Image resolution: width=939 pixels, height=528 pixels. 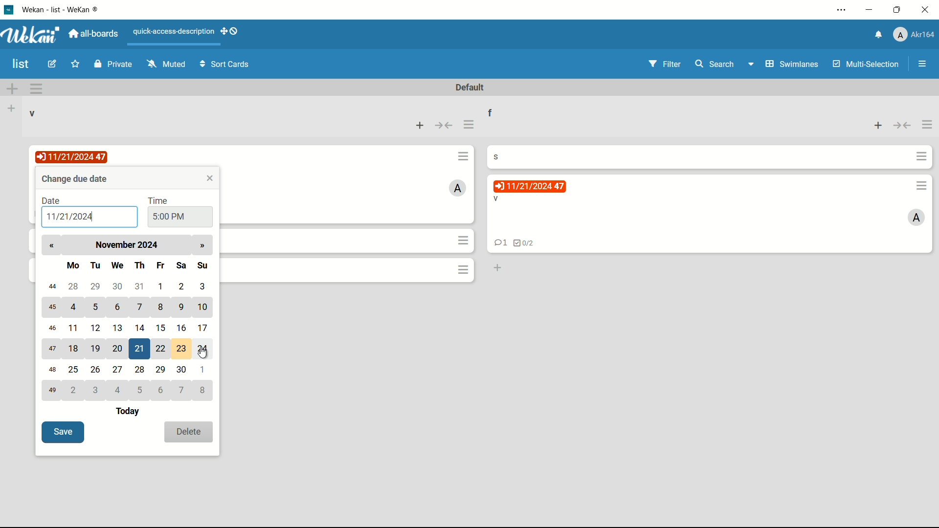 What do you see at coordinates (917, 218) in the screenshot?
I see `admin` at bounding box center [917, 218].